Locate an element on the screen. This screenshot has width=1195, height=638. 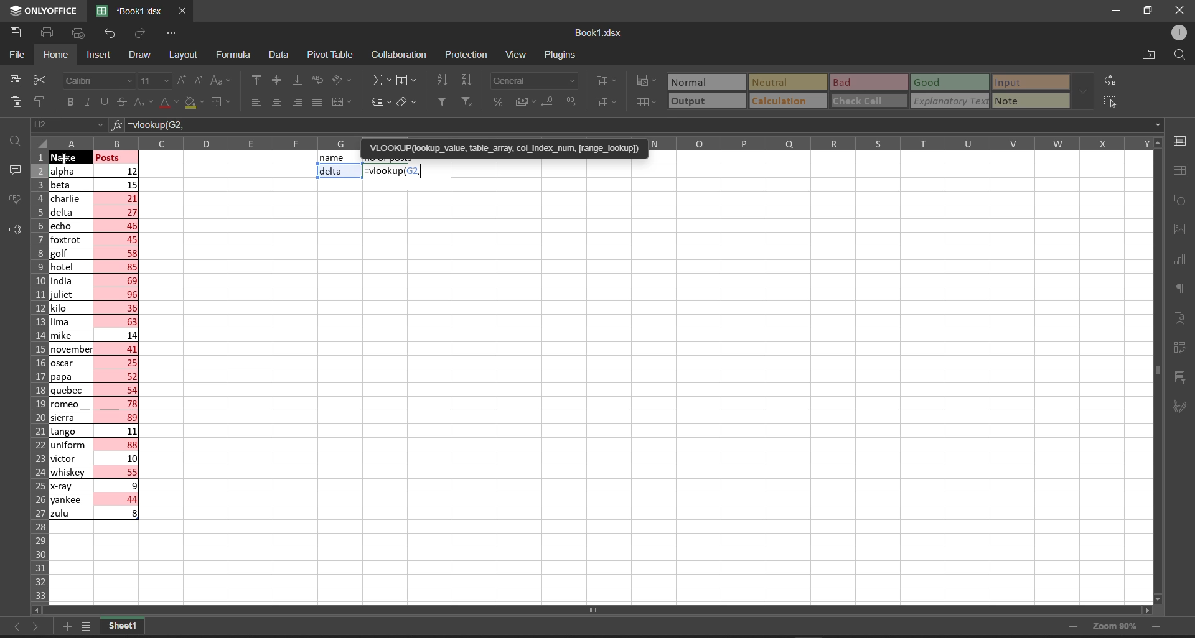
undo is located at coordinates (109, 35).